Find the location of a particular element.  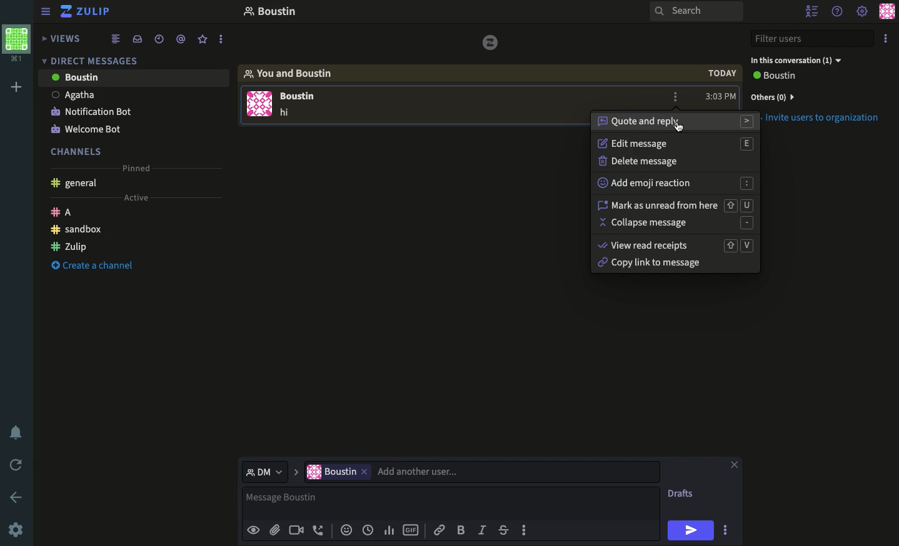

Search is located at coordinates (696, 12).